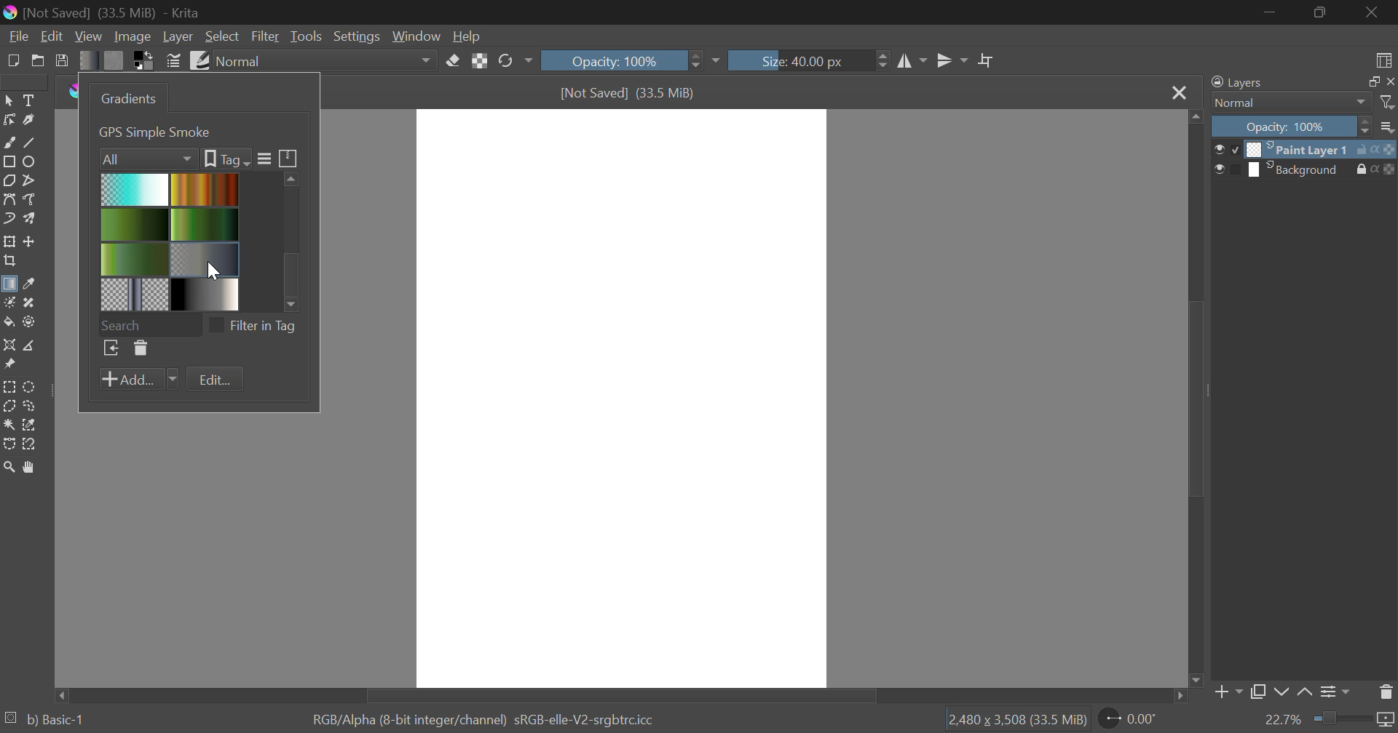  Describe the element at coordinates (489, 718) in the screenshot. I see `RGB/Alpha (8-bit integer/channel) sRGB-elle-V2-srgbtrc.icc` at that location.